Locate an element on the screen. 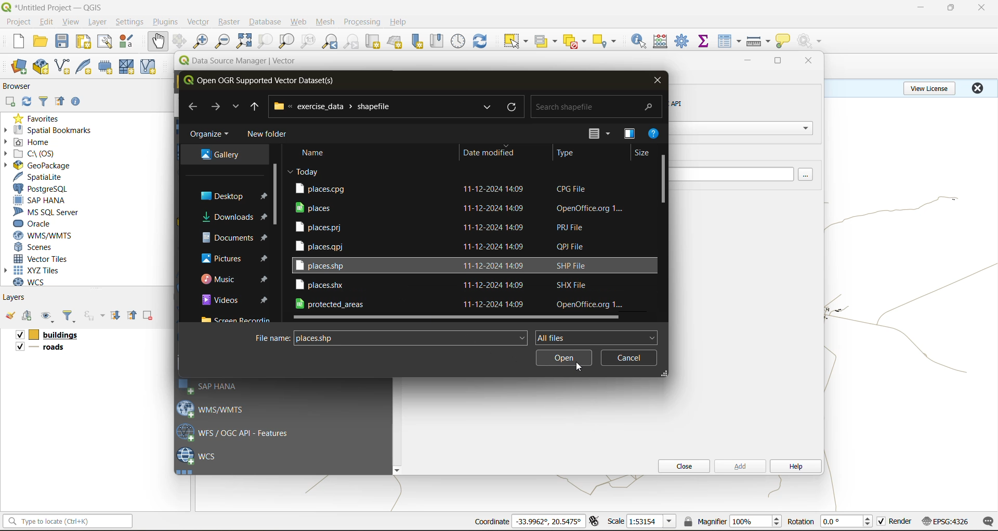 The image size is (998, 531). select location is located at coordinates (608, 40).